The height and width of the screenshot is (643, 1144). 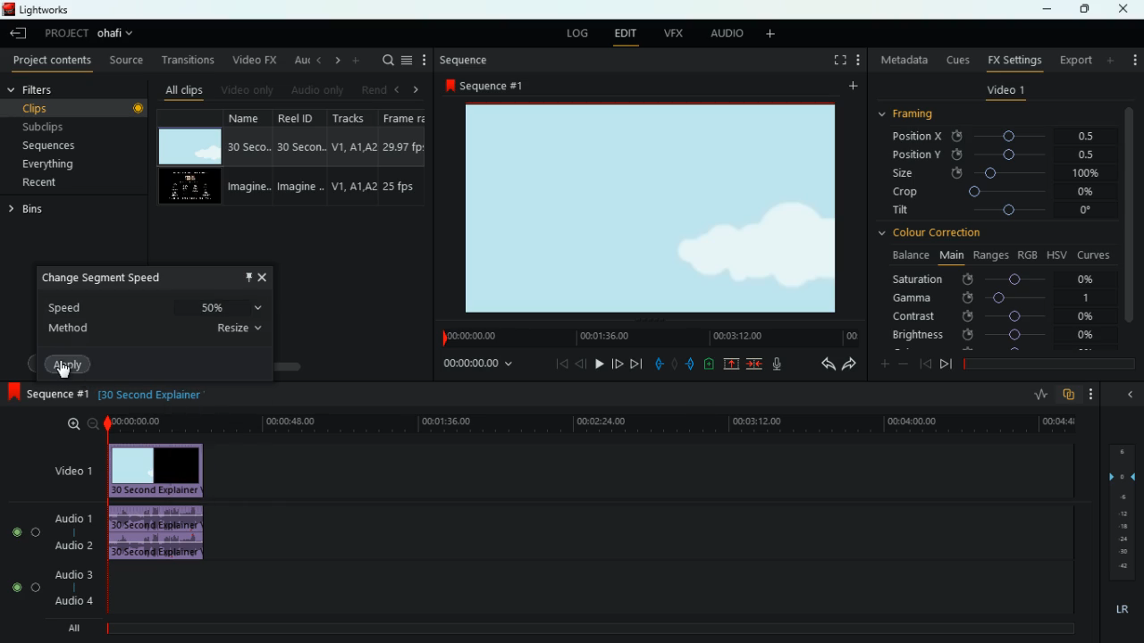 What do you see at coordinates (425, 59) in the screenshot?
I see `more` at bounding box center [425, 59].